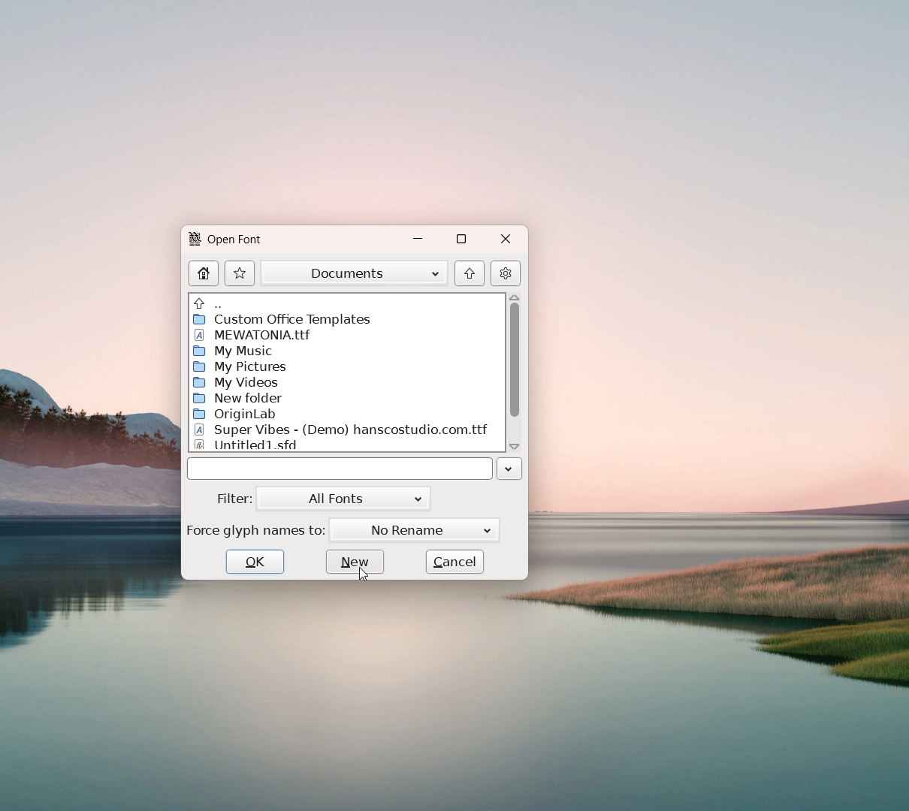 This screenshot has width=909, height=811. Describe the element at coordinates (256, 334) in the screenshot. I see `MEWATONIA.ttf` at that location.